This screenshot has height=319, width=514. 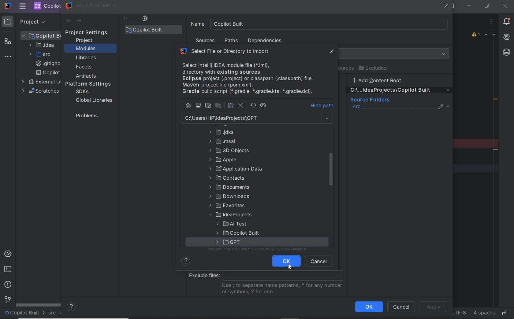 I want to click on folder, so click(x=230, y=215).